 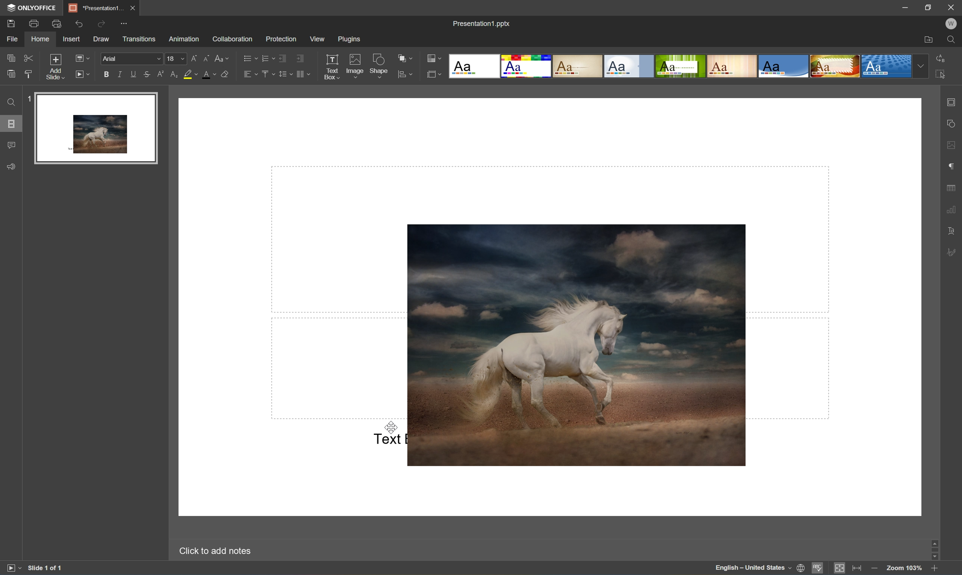 I want to click on Strikethrough, so click(x=147, y=74).